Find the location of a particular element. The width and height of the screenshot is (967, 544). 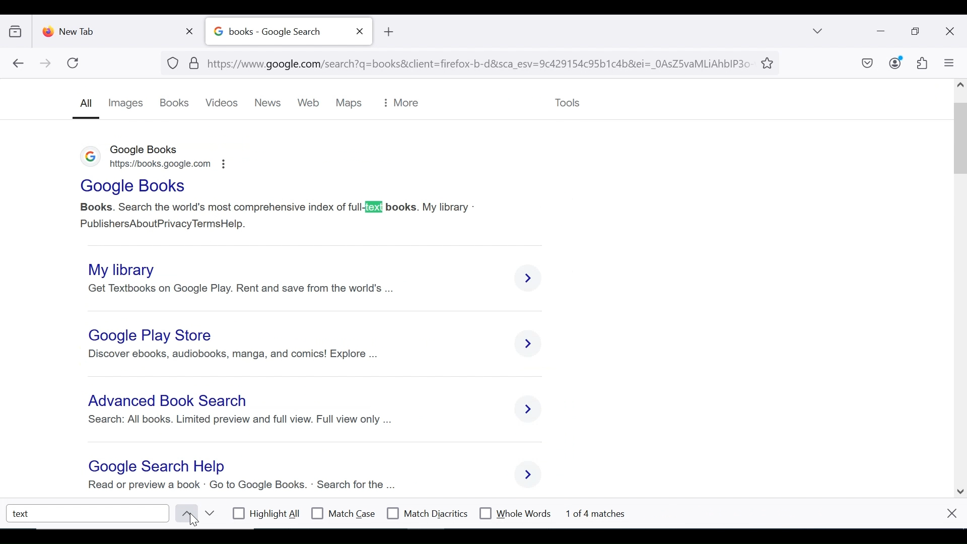

mouse pointer is located at coordinates (197, 521).